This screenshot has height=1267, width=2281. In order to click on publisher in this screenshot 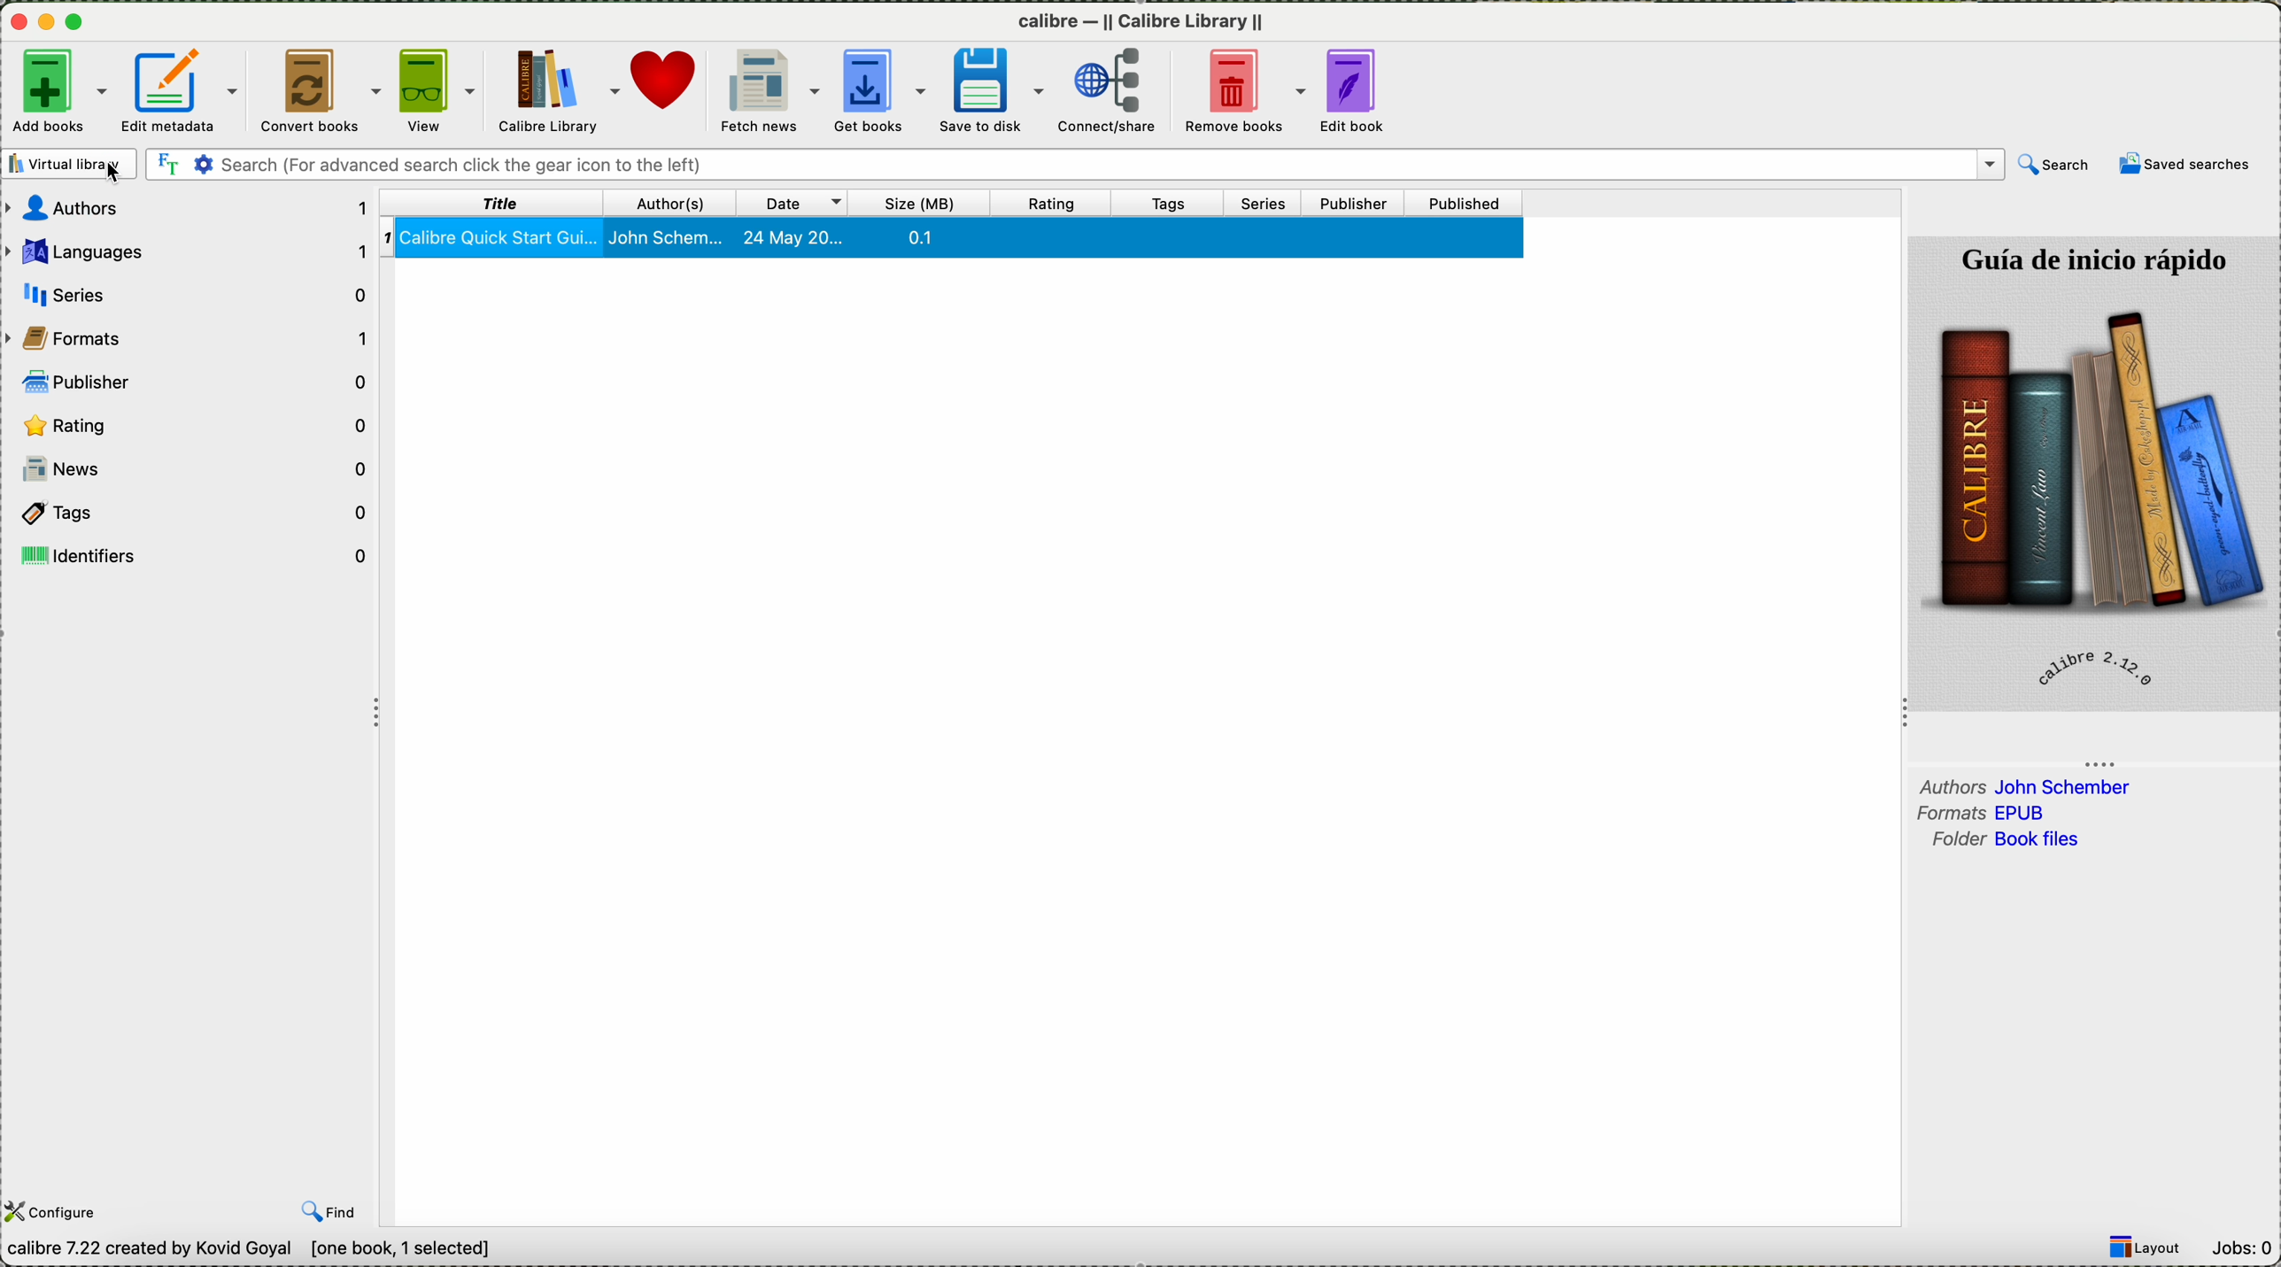, I will do `click(1357, 200)`.